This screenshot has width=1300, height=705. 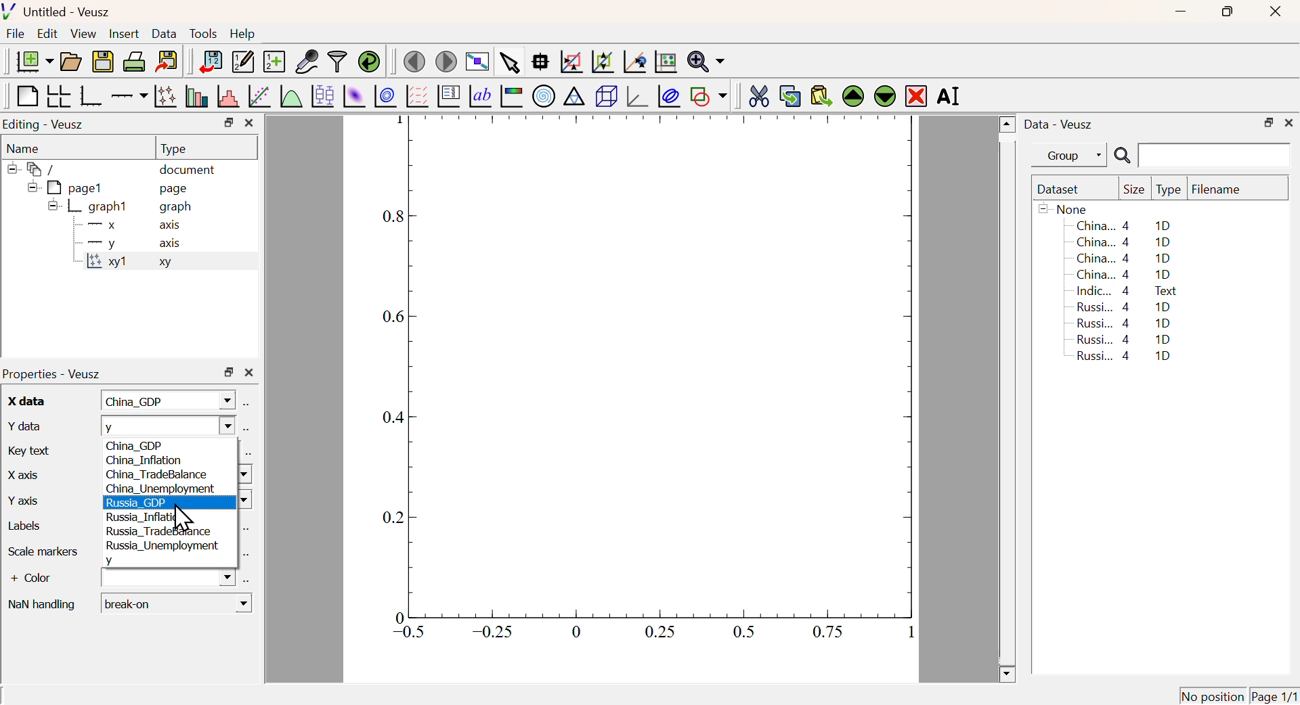 What do you see at coordinates (1215, 154) in the screenshot?
I see `Search Input` at bounding box center [1215, 154].